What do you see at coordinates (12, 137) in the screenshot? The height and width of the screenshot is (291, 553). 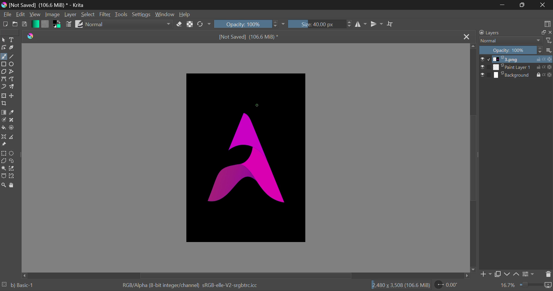 I see `Measurements` at bounding box center [12, 137].